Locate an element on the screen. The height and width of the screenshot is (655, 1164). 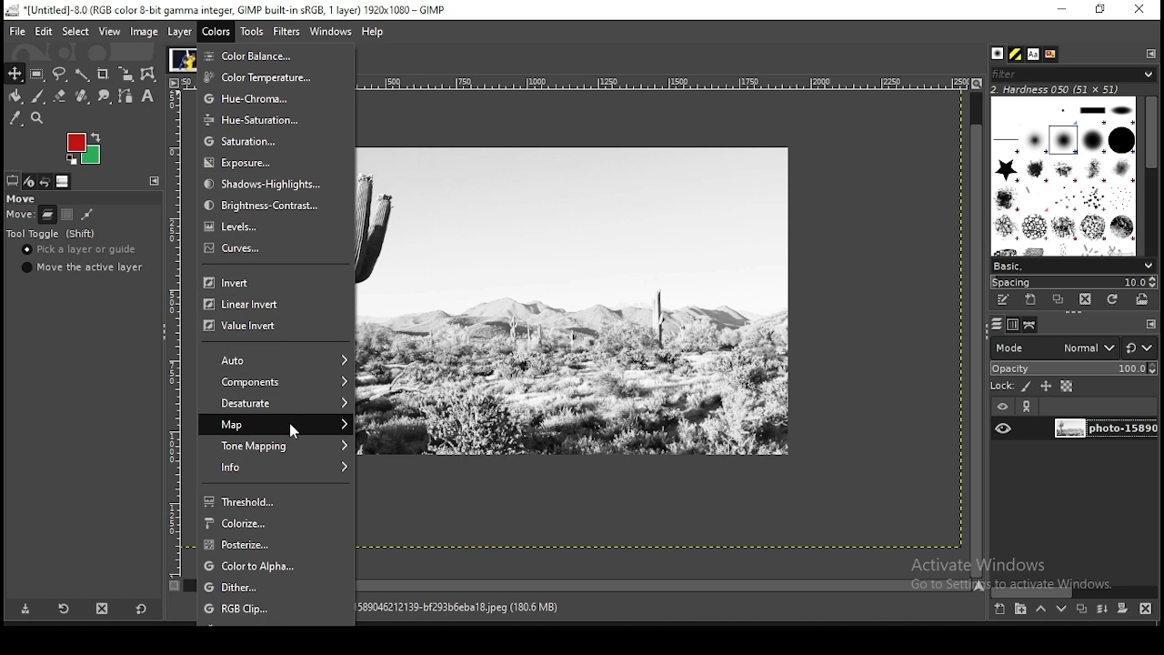
components is located at coordinates (277, 383).